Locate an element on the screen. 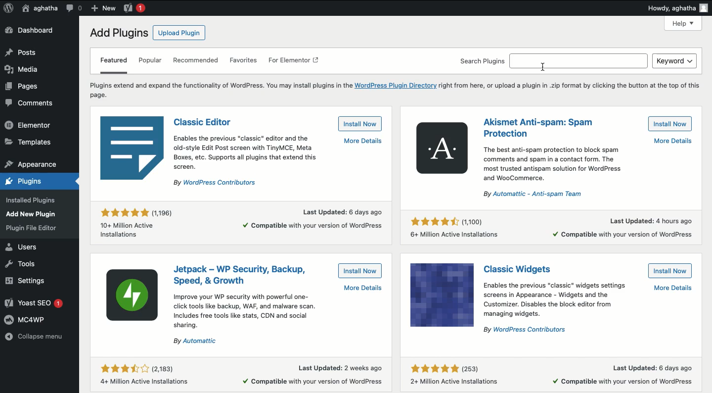  Plugins is located at coordinates (29, 229).